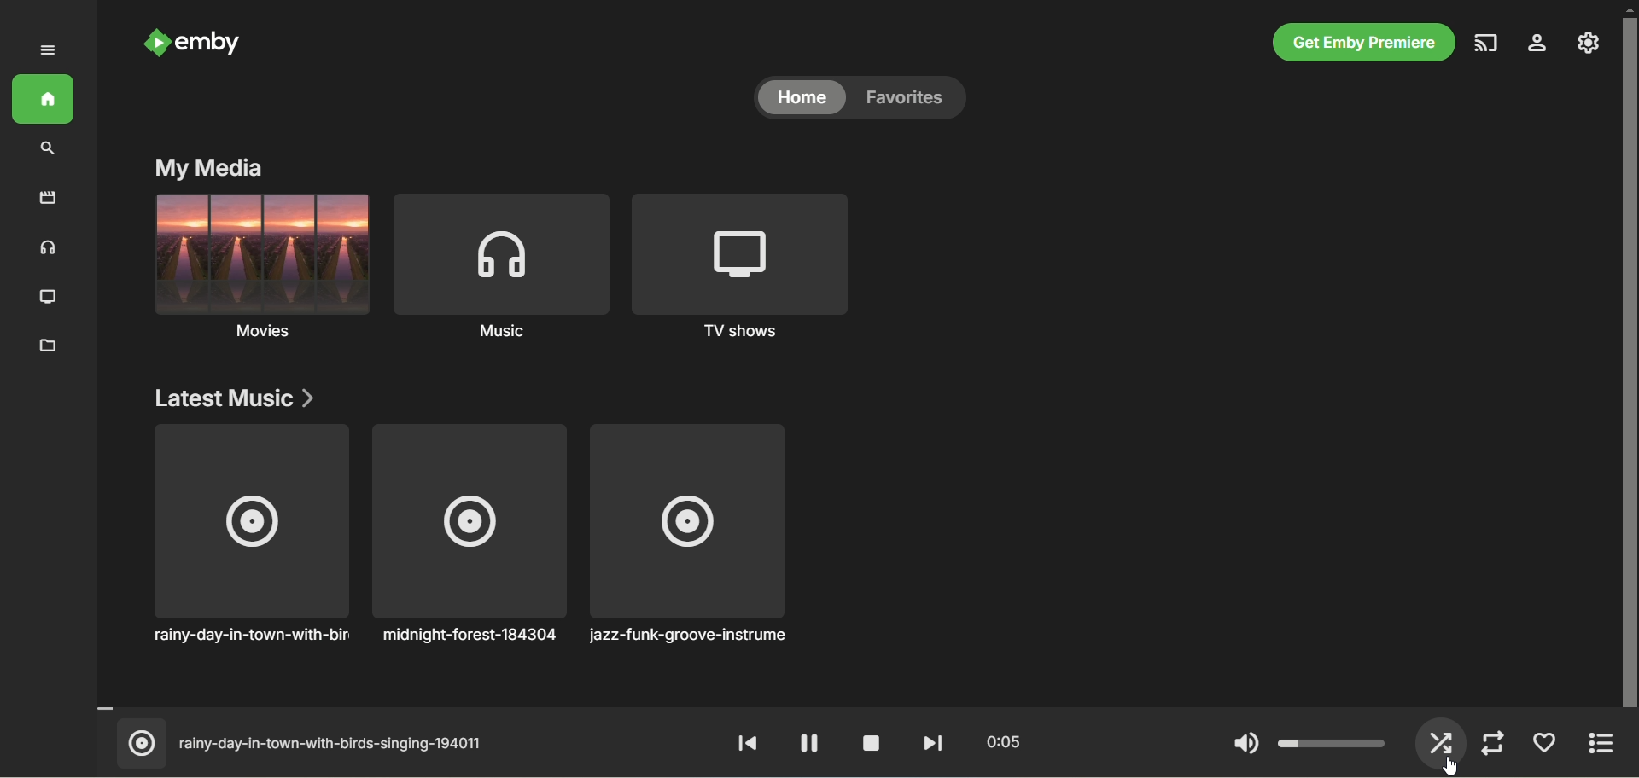 The height and width of the screenshot is (778, 1639). What do you see at coordinates (42, 201) in the screenshot?
I see `movies` at bounding box center [42, 201].